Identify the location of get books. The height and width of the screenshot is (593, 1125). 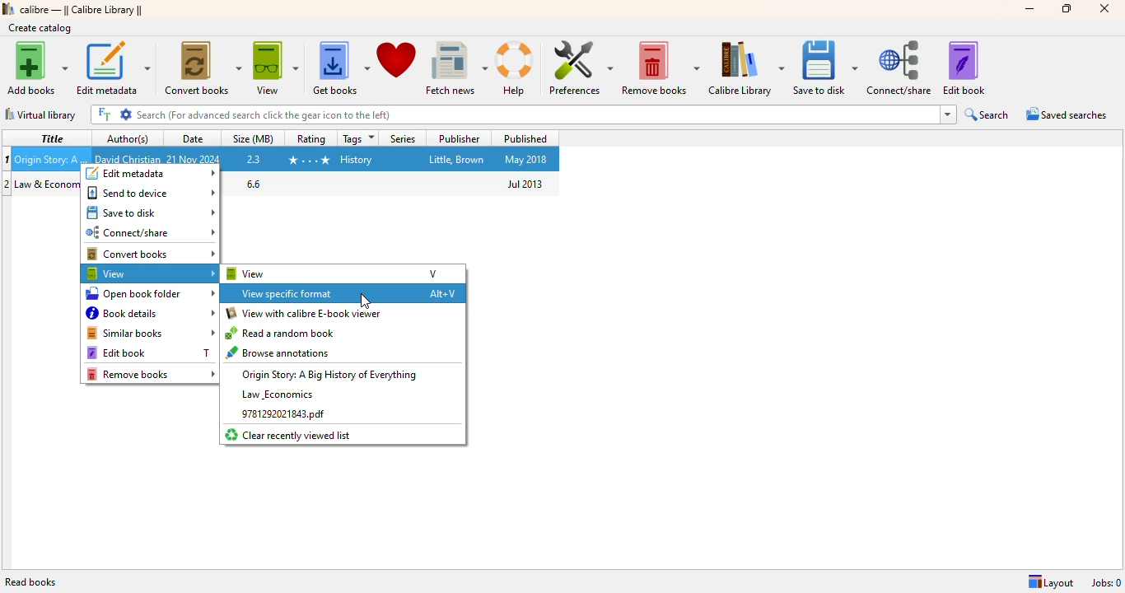
(341, 69).